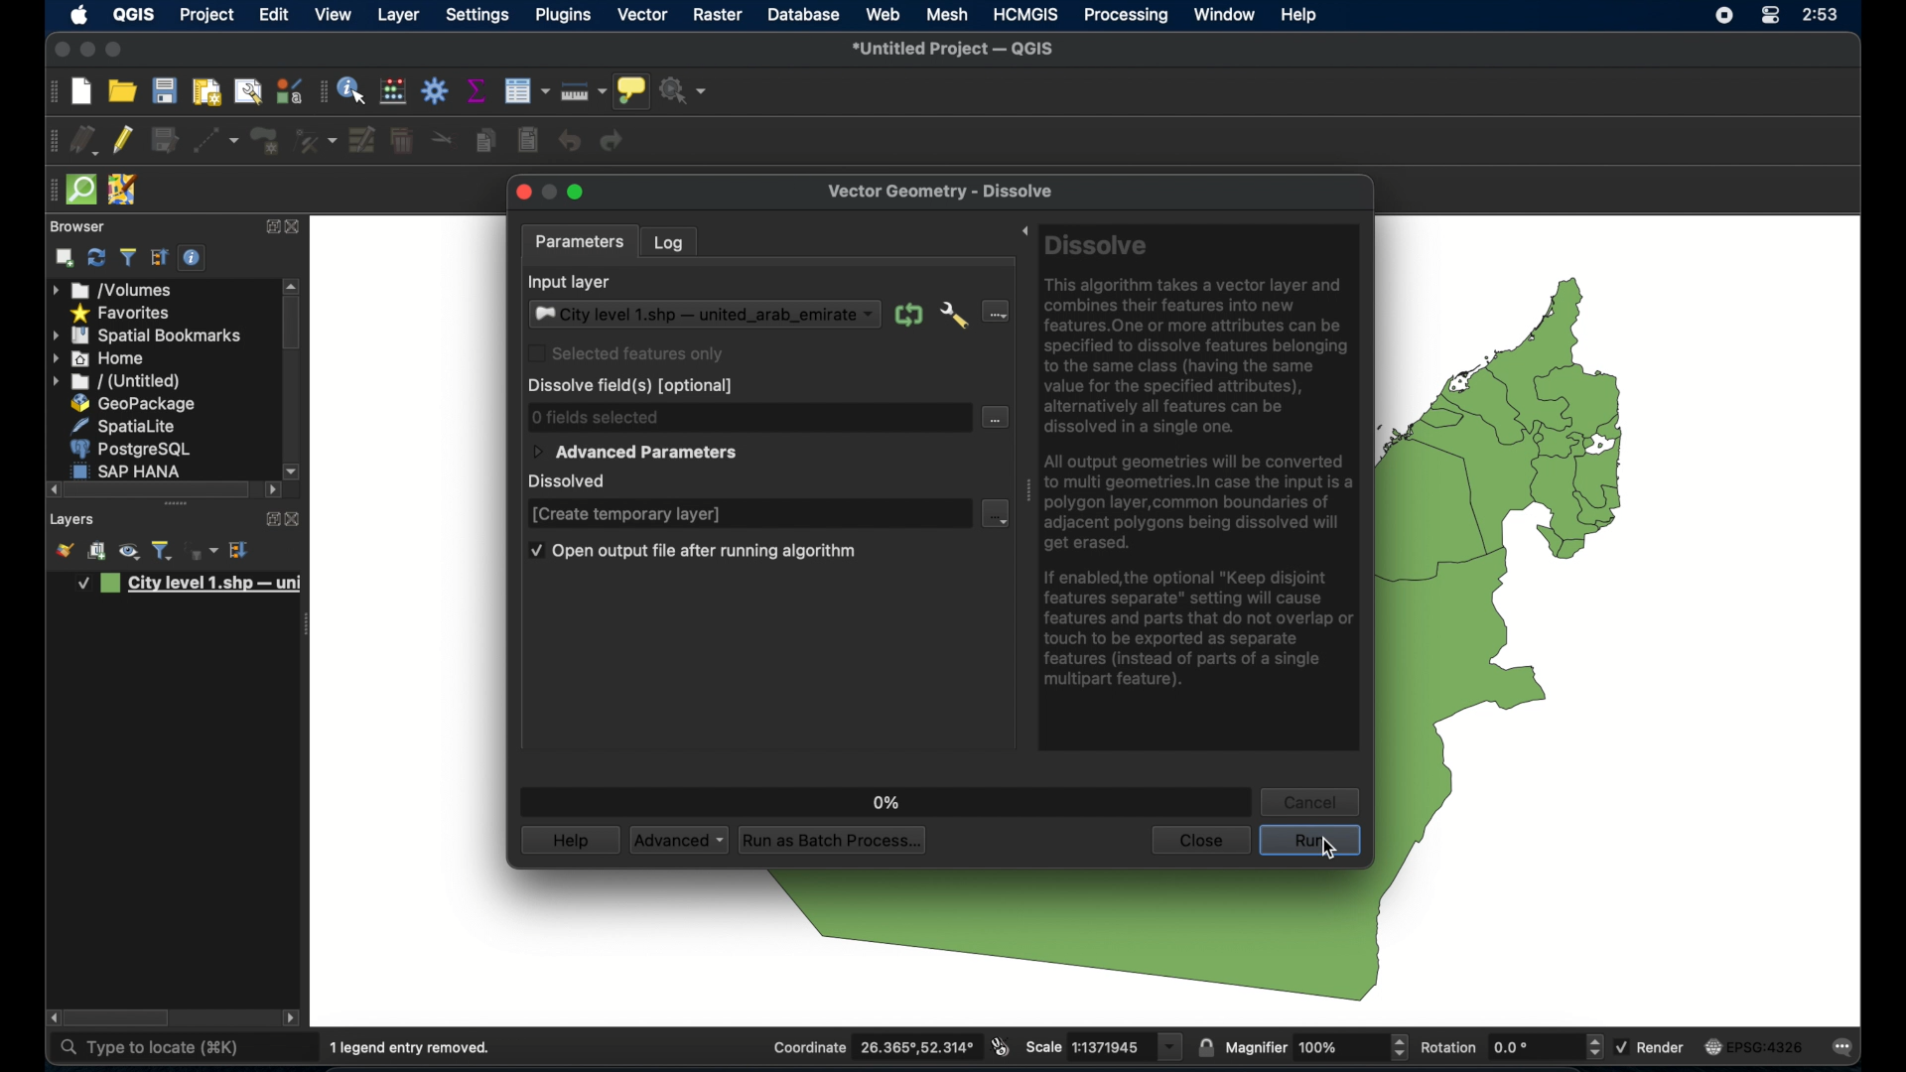 The height and width of the screenshot is (1072, 1906). Describe the element at coordinates (1847, 1048) in the screenshot. I see `messages` at that location.